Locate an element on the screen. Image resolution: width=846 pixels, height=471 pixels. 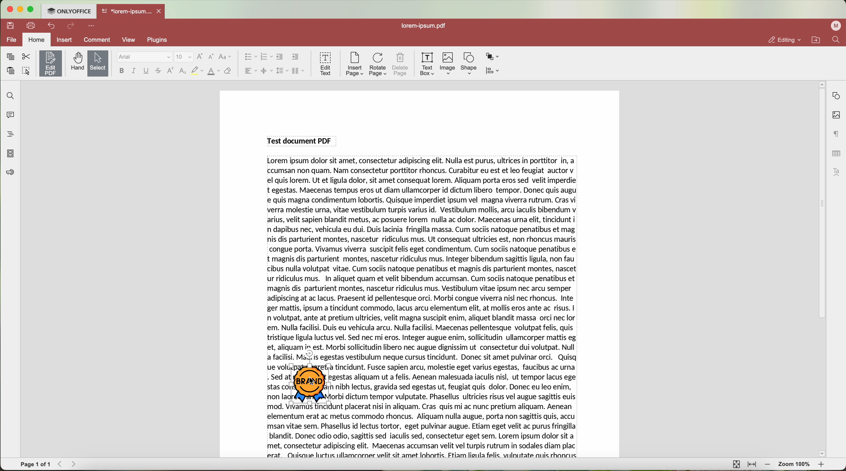
undo is located at coordinates (52, 26).